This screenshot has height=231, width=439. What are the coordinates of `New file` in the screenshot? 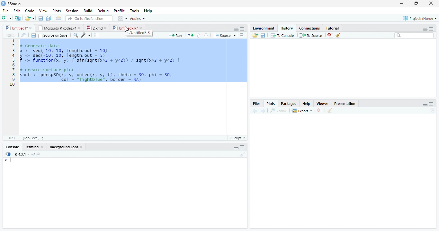 It's located at (6, 18).